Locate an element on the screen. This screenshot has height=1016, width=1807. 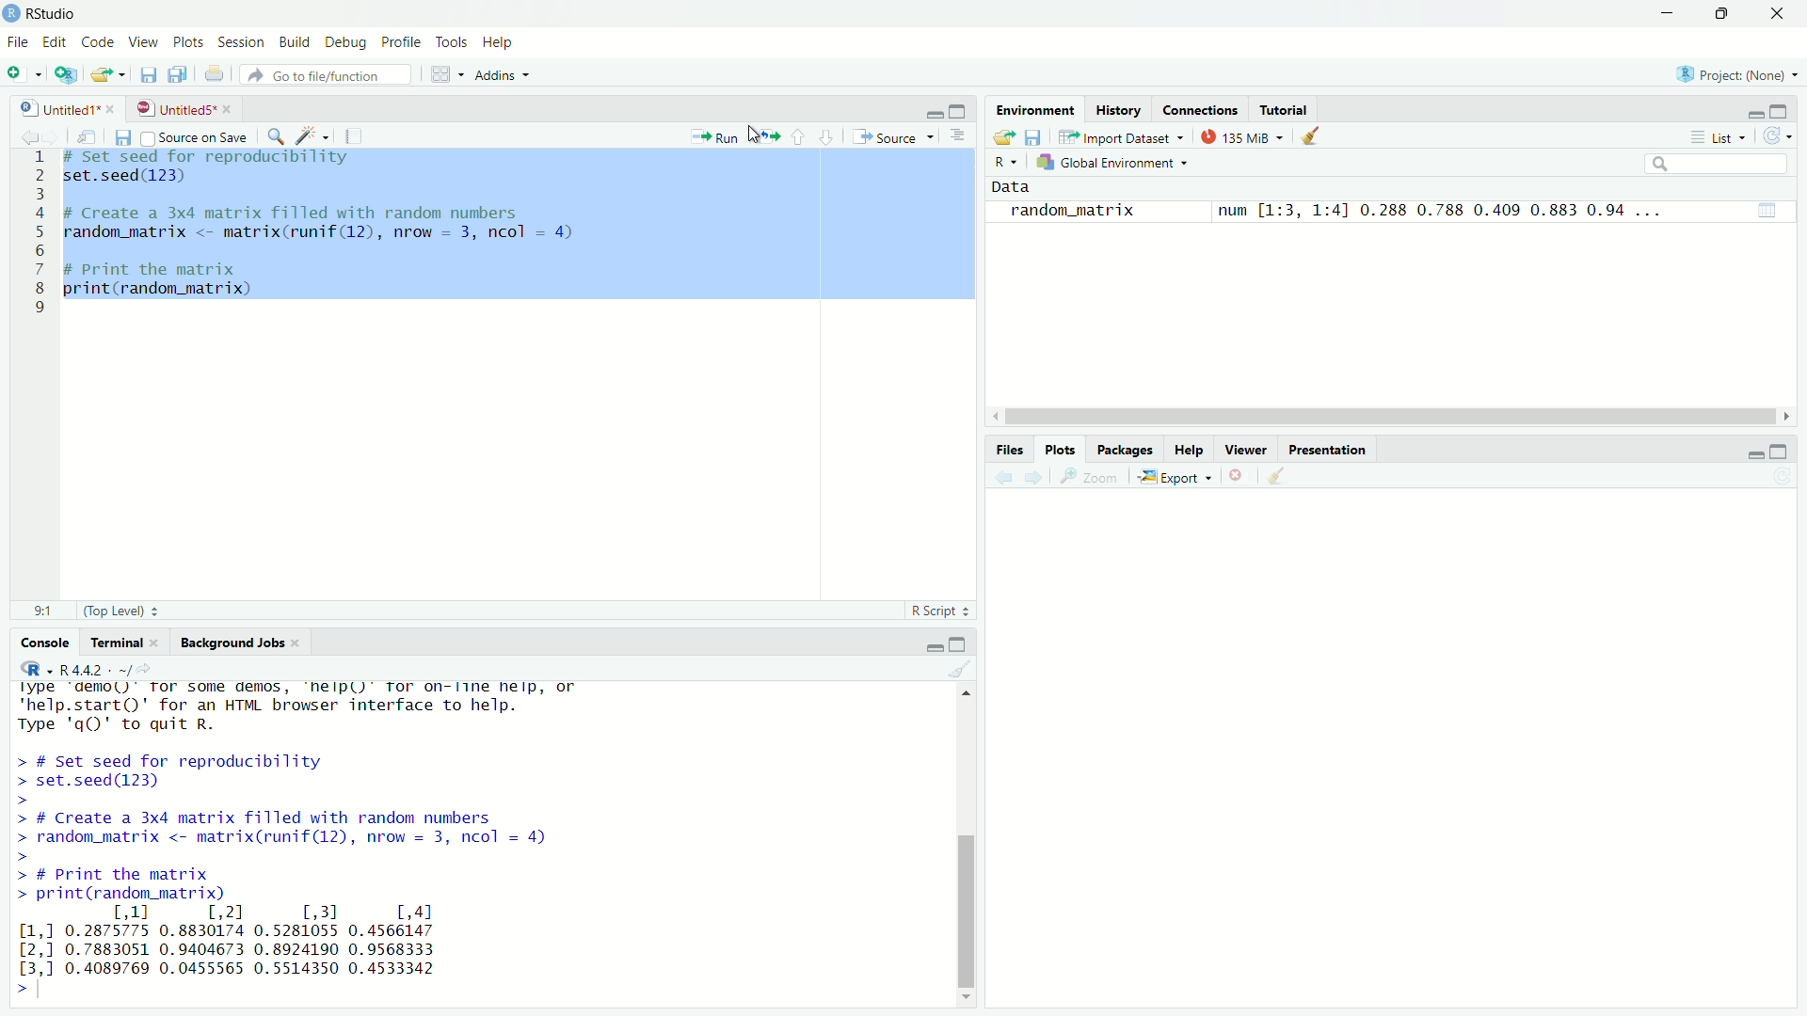
minimise is located at coordinates (1749, 456).